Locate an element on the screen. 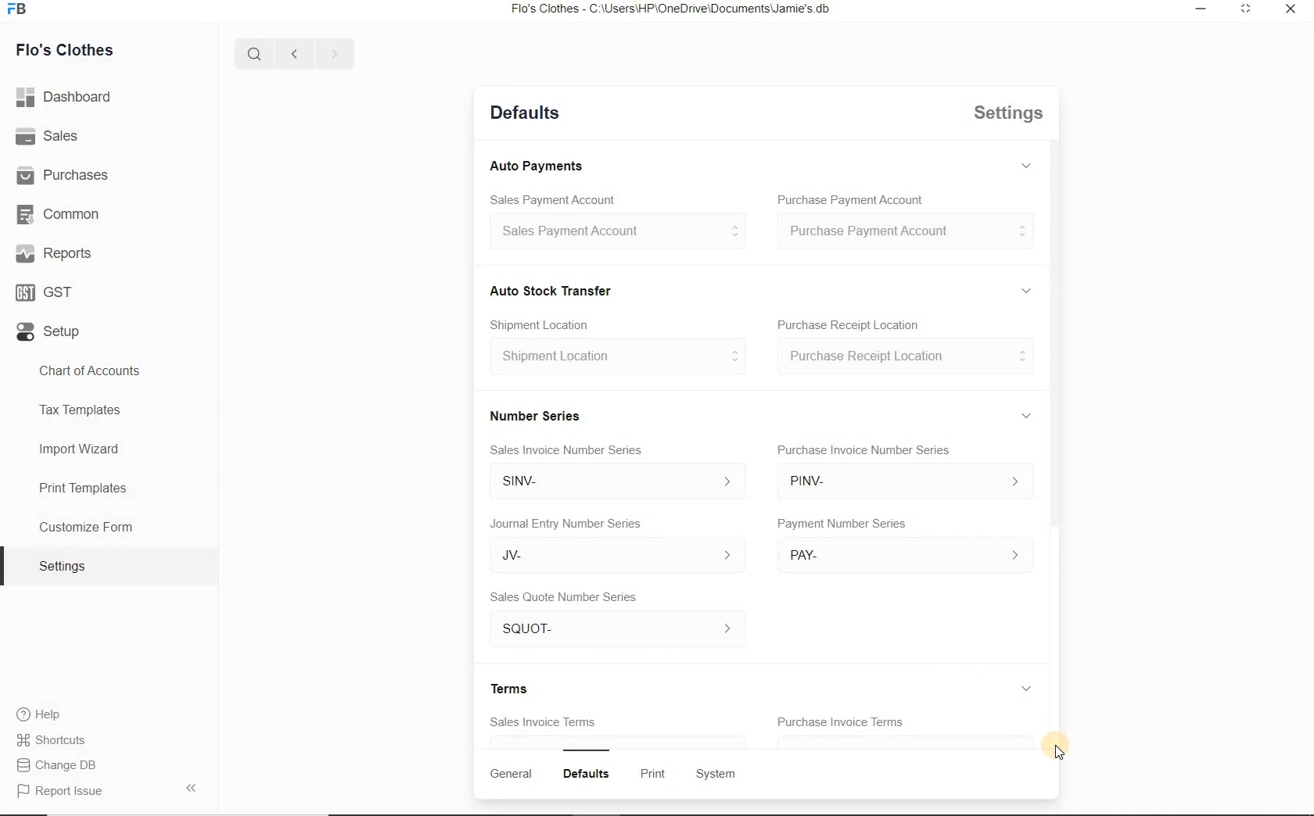 The height and width of the screenshot is (816, 1314). Number Series is located at coordinates (534, 415).